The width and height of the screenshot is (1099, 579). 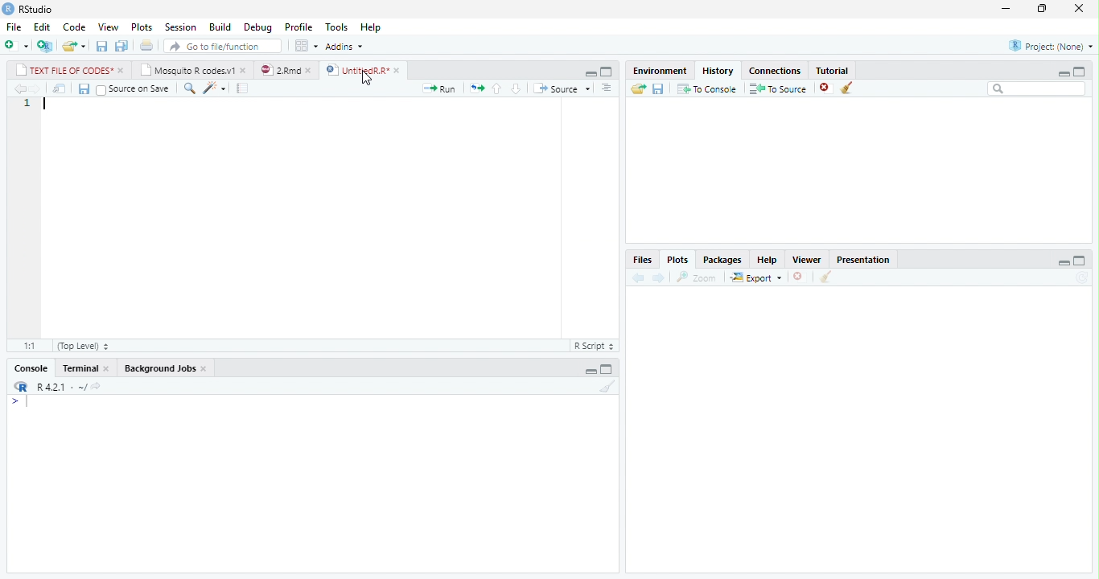 I want to click on refresh, so click(x=1082, y=277).